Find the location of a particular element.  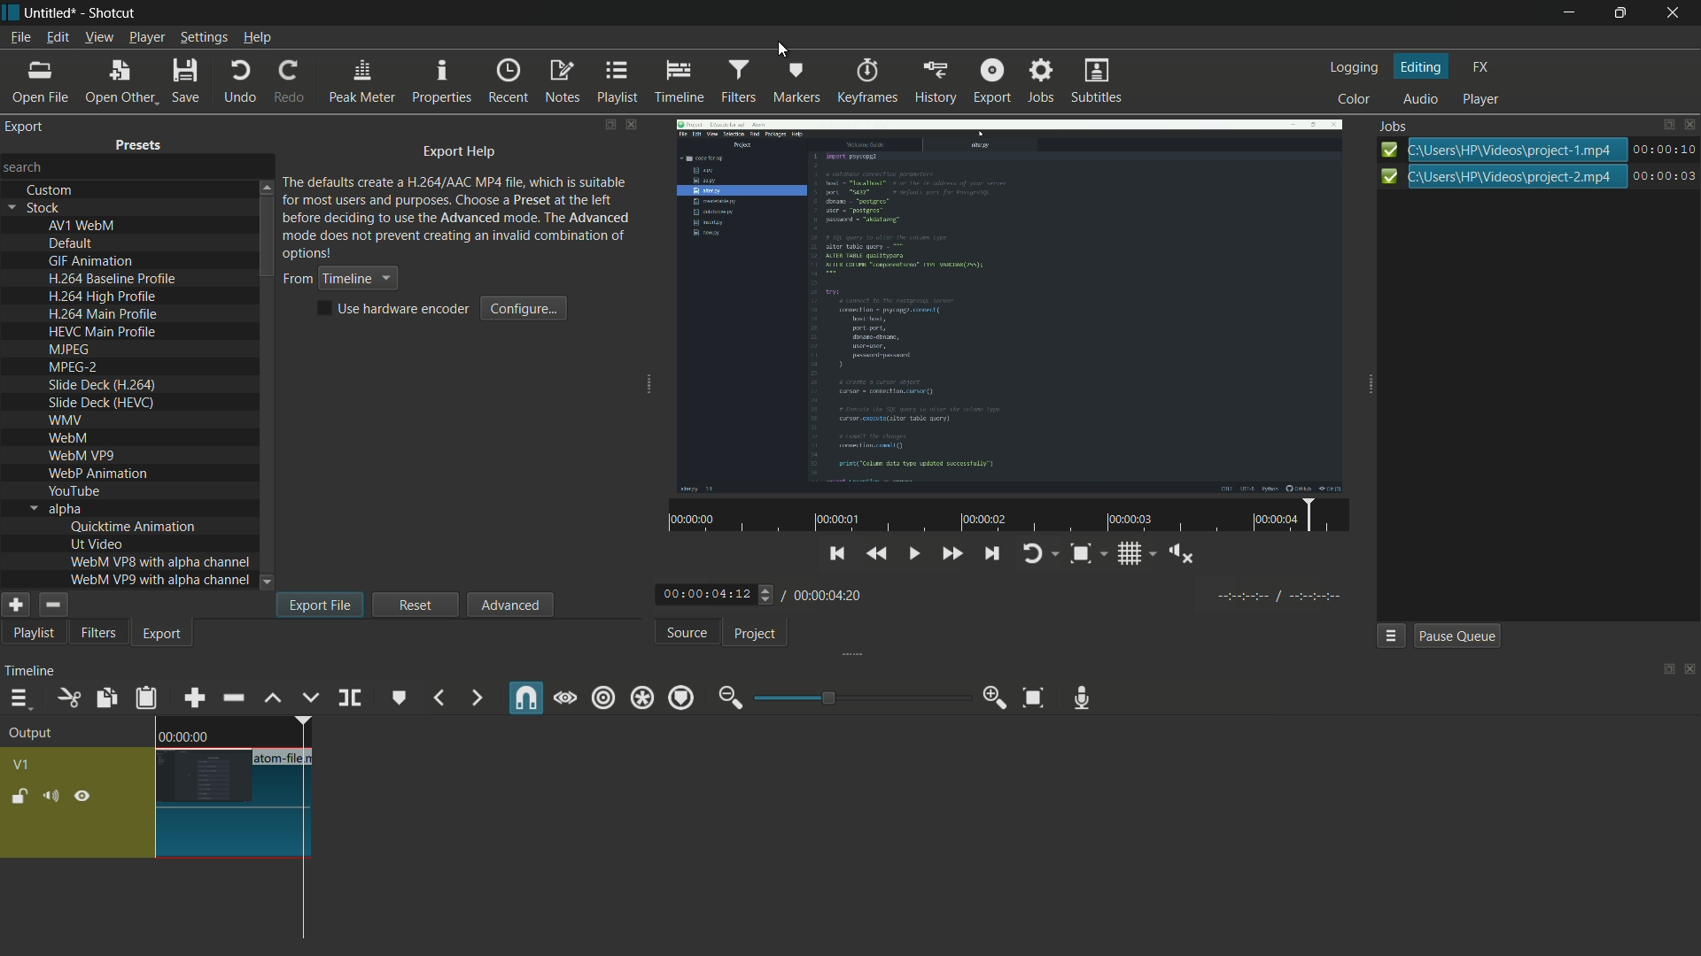

settings menu is located at coordinates (204, 37).